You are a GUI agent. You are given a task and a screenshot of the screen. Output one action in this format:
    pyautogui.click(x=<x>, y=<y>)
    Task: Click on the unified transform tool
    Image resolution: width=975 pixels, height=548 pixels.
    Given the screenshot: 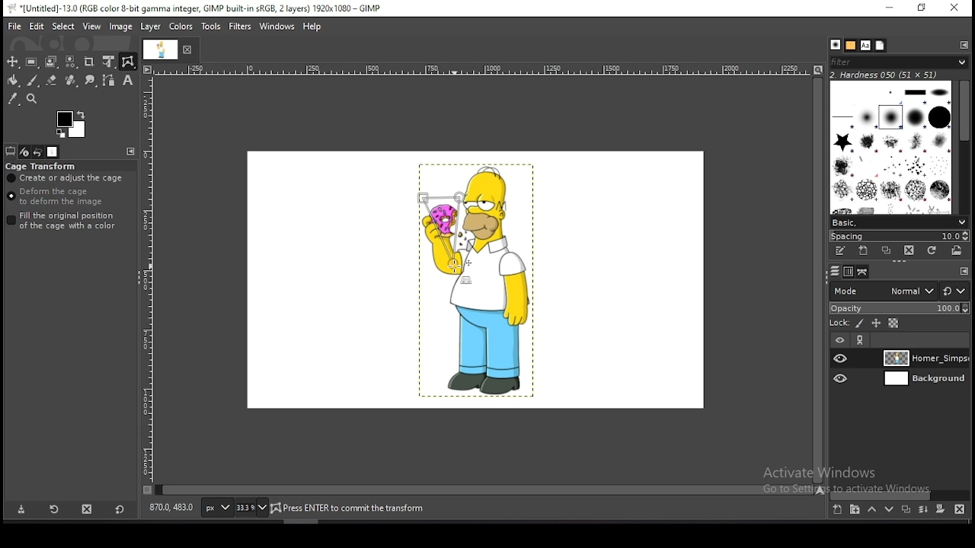 What is the action you would take?
    pyautogui.click(x=109, y=62)
    